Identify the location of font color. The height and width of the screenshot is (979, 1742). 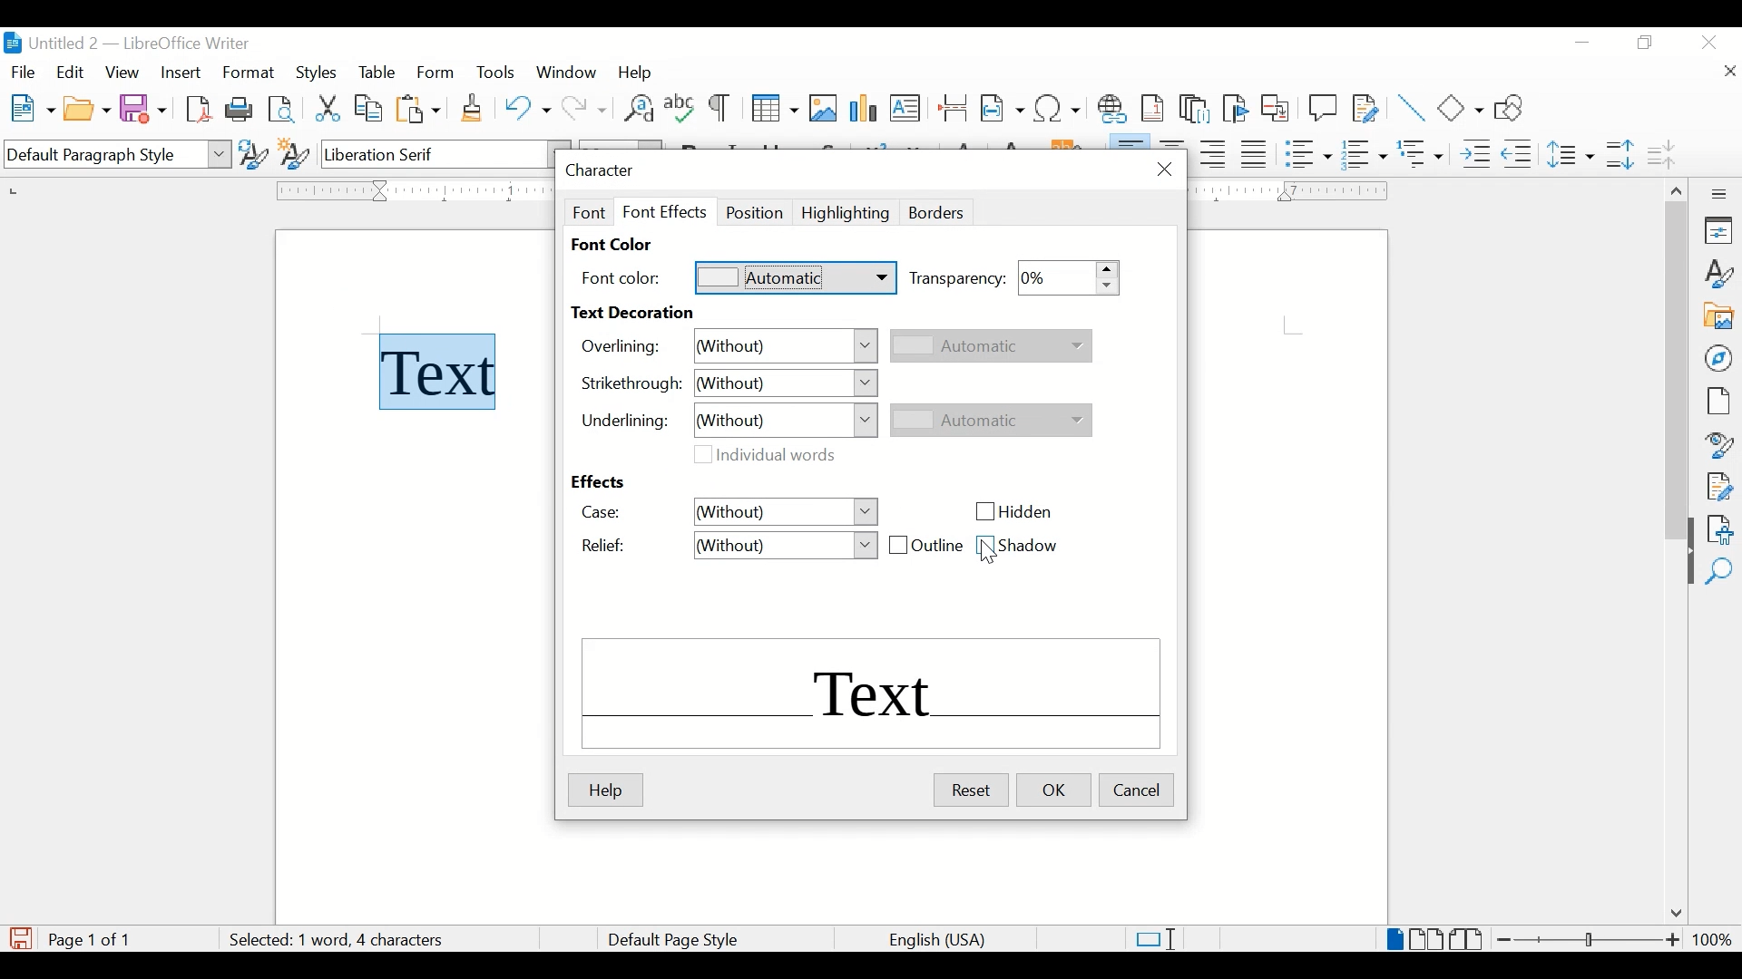
(612, 246).